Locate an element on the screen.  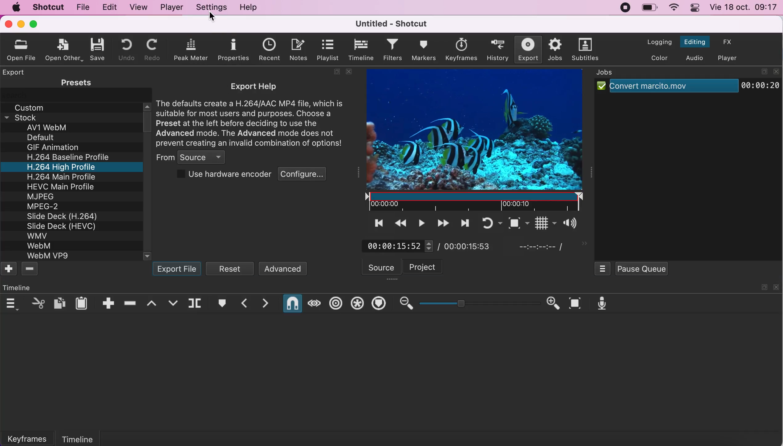
stock is located at coordinates (28, 117).